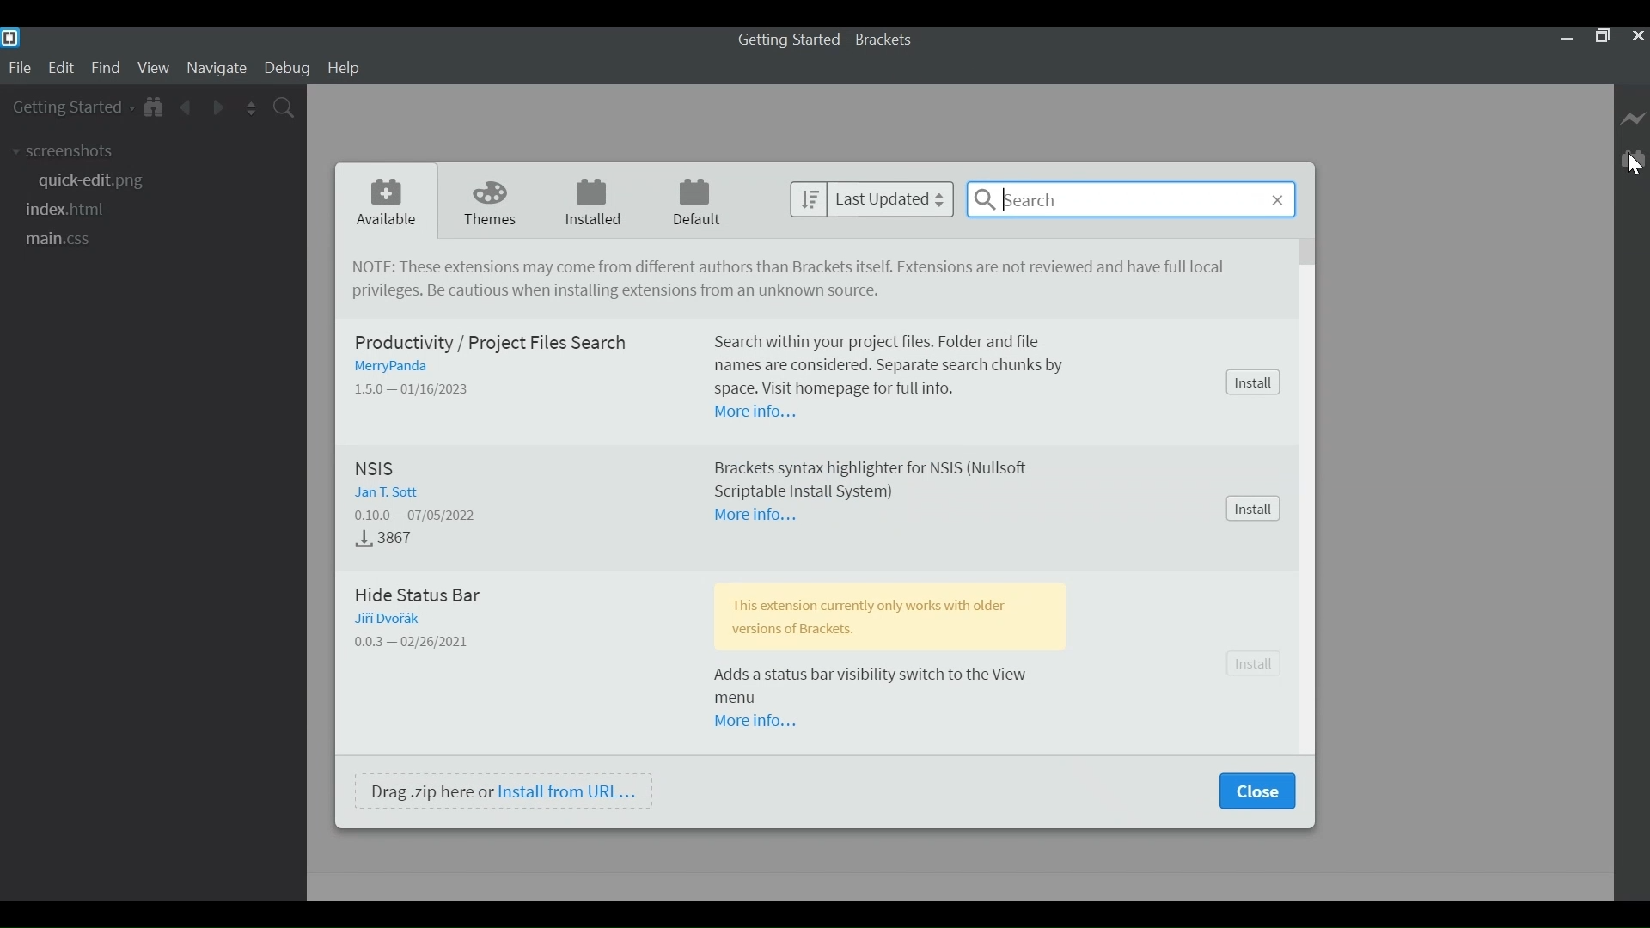 Image resolution: width=1650 pixels, height=928 pixels. I want to click on Brackets Desktop icon, so click(10, 37).